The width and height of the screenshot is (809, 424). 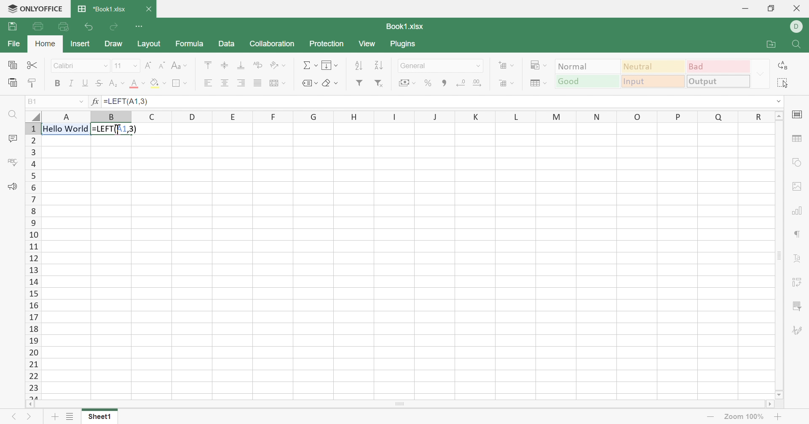 I want to click on Select all, so click(x=782, y=82).